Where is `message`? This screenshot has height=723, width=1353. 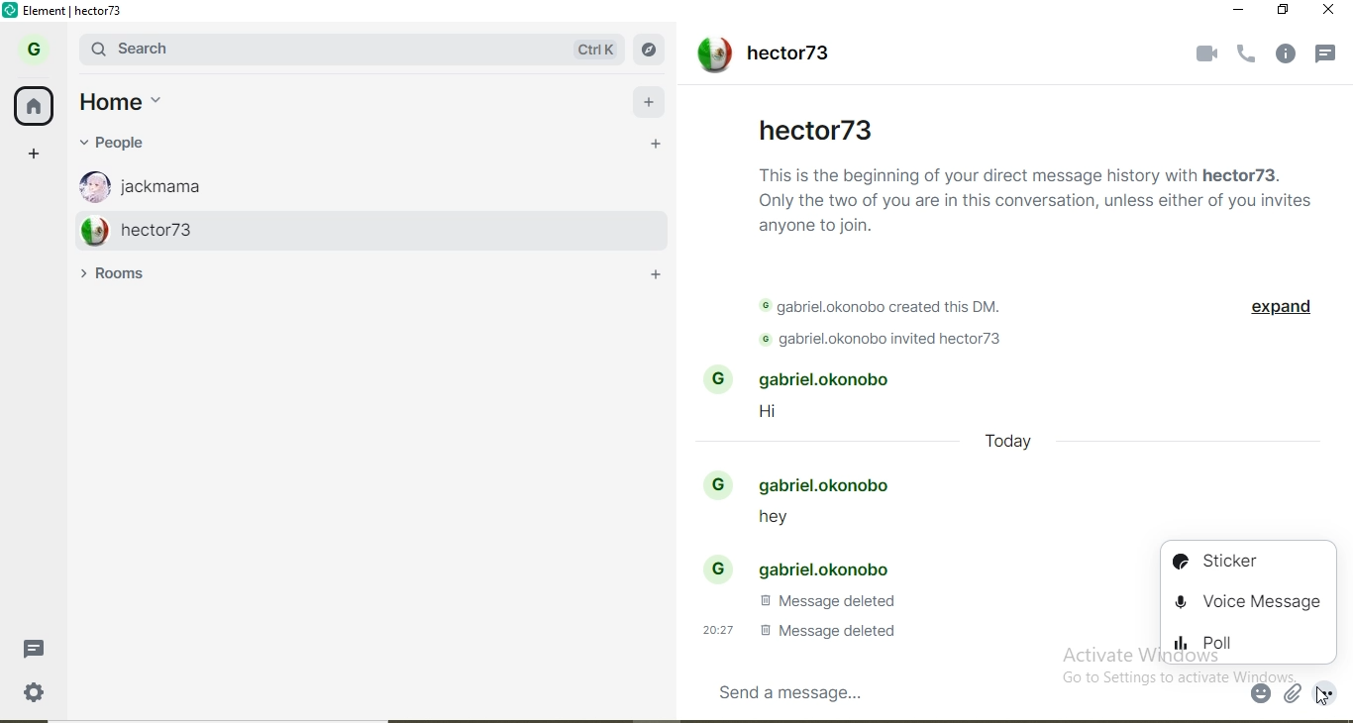
message is located at coordinates (42, 648).